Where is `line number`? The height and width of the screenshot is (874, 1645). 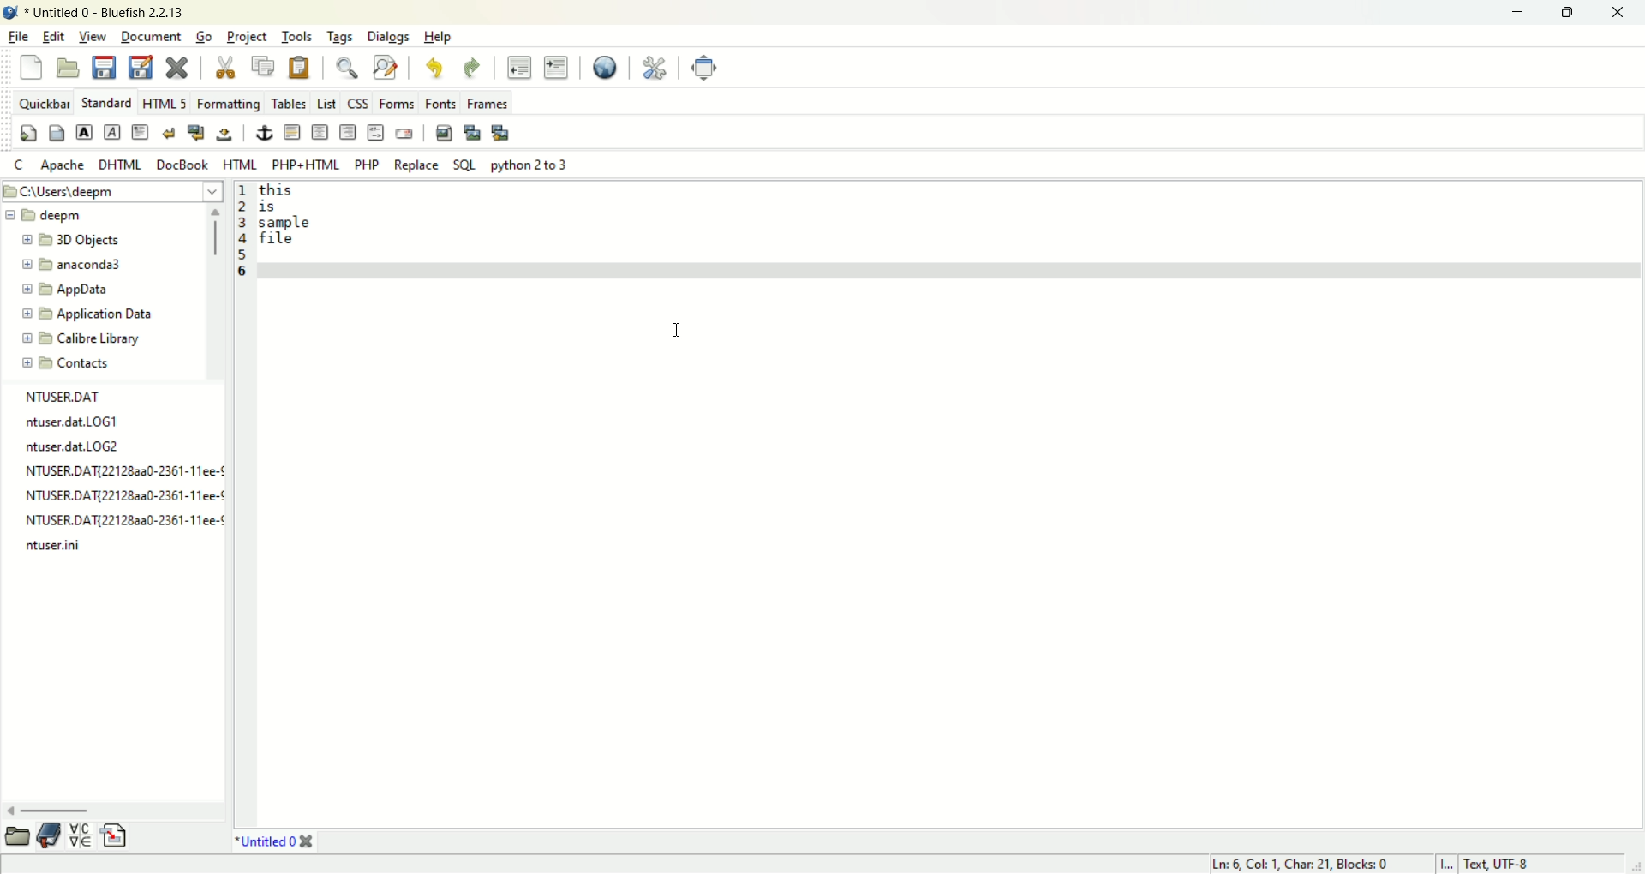 line number is located at coordinates (247, 234).